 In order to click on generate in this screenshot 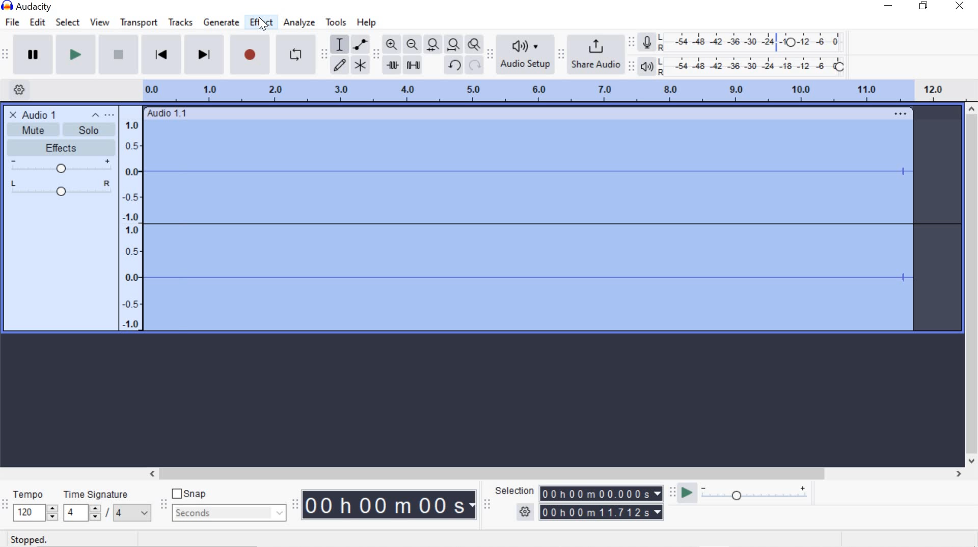, I will do `click(220, 23)`.